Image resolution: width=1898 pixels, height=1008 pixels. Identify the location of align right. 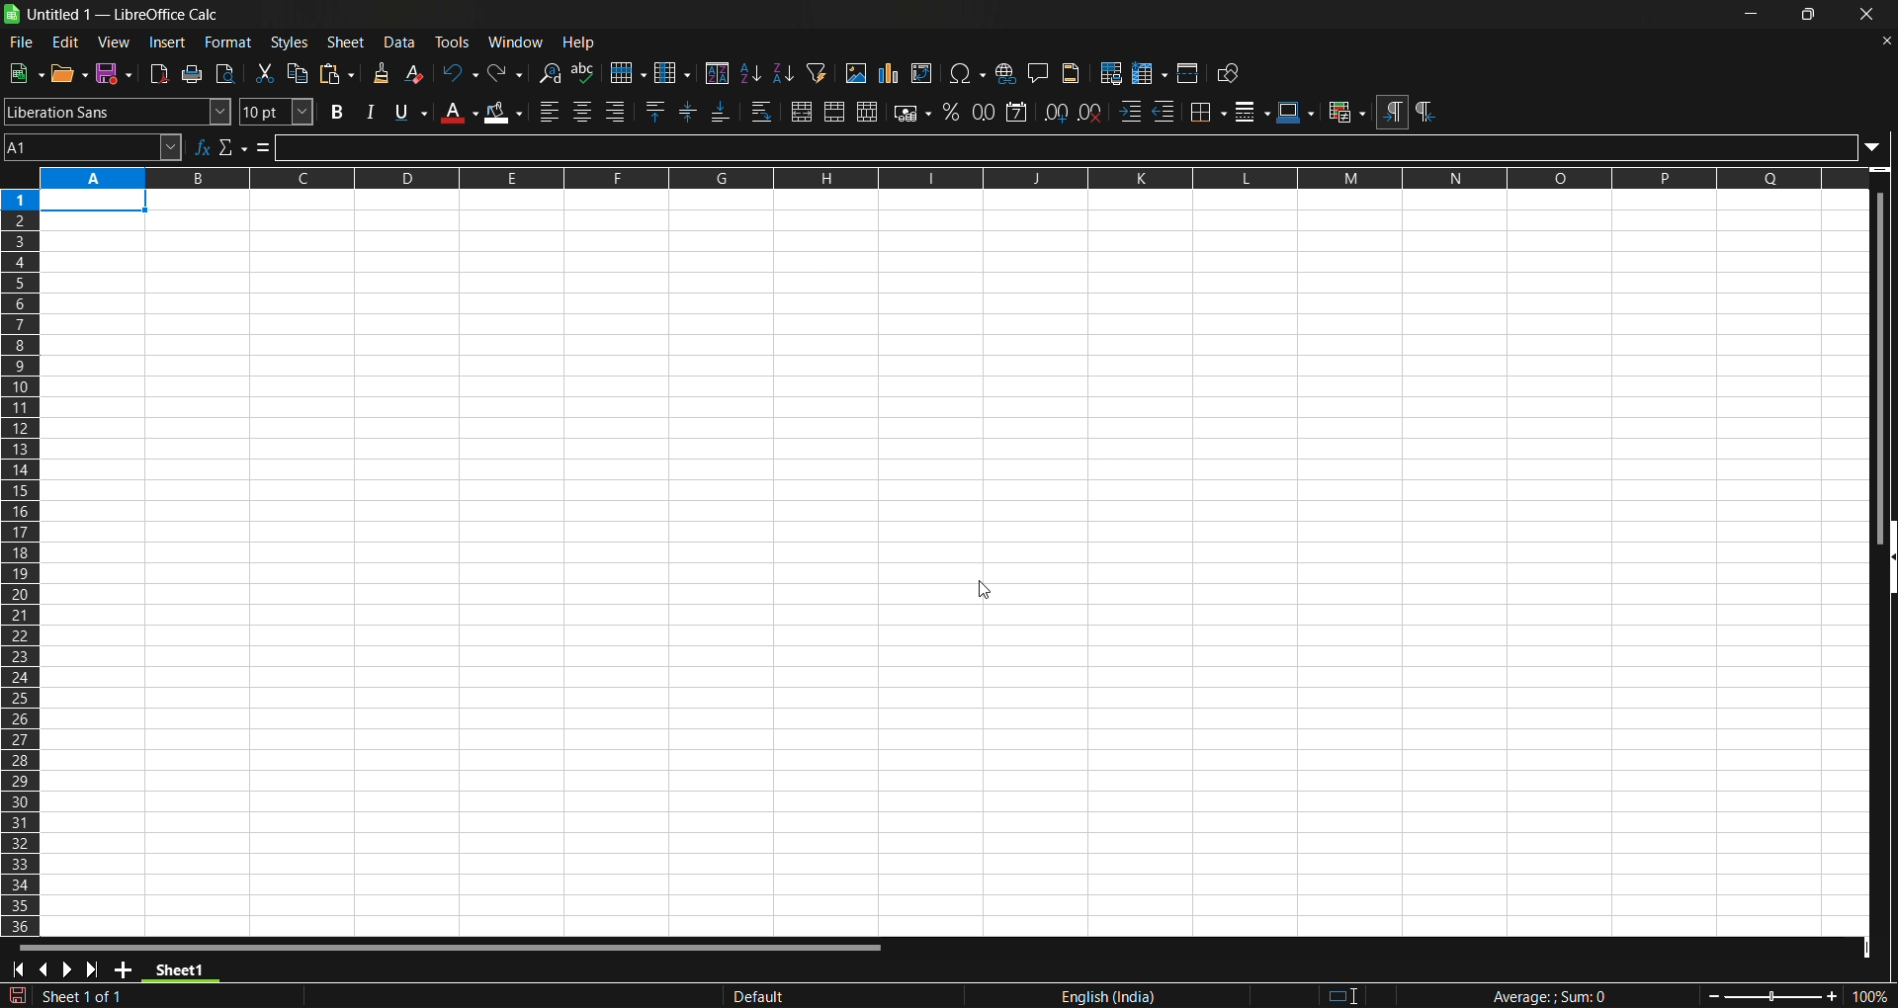
(619, 113).